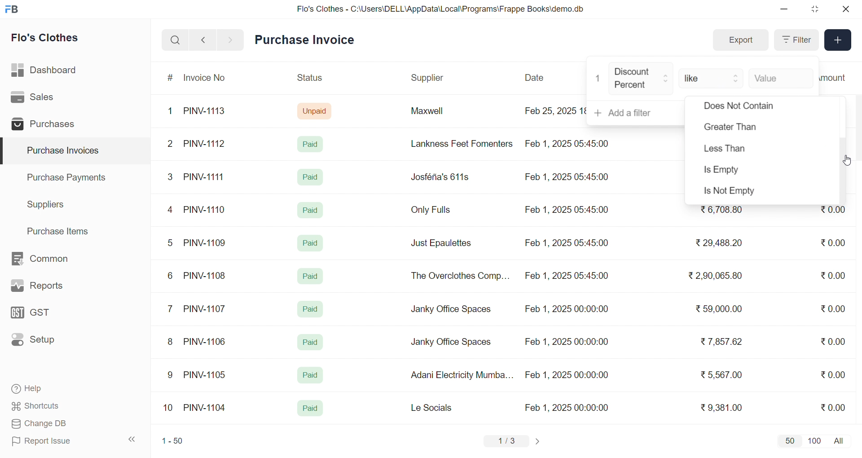 The height and width of the screenshot is (458, 862). I want to click on PINV-1104, so click(206, 408).